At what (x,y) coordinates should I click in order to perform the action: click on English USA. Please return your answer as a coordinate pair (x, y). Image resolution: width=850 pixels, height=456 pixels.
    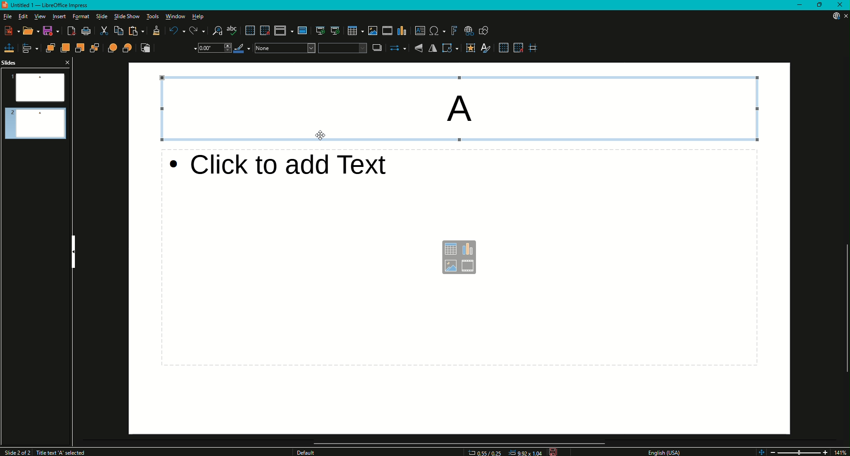
    Looking at the image, I should click on (667, 452).